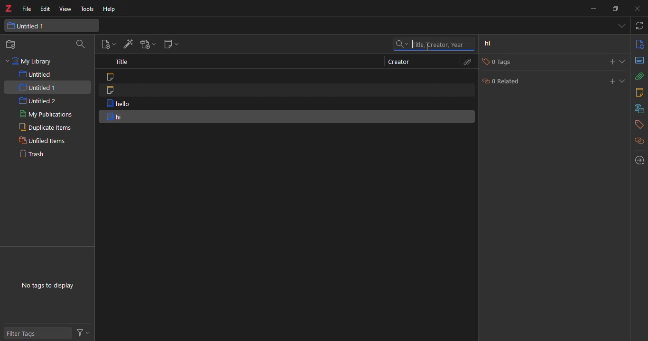 The height and width of the screenshot is (341, 648). What do you see at coordinates (13, 45) in the screenshot?
I see `new collection` at bounding box center [13, 45].